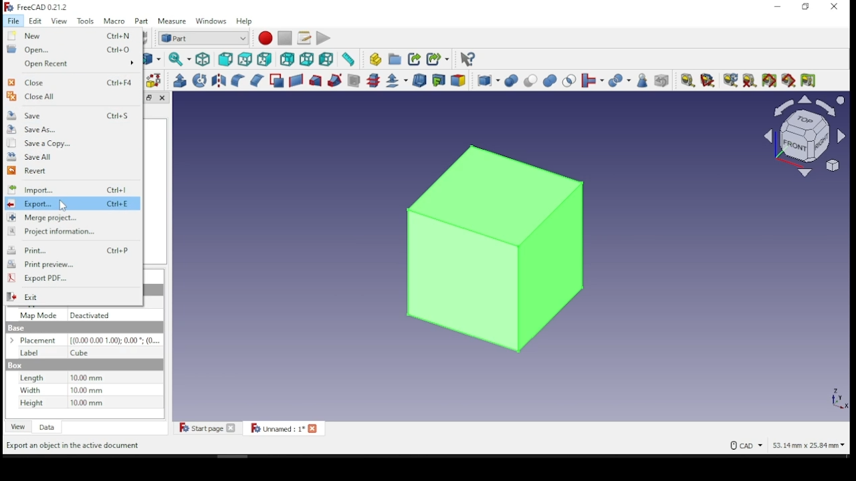 Image resolution: width=856 pixels, height=481 pixels. I want to click on measure linear, so click(688, 80).